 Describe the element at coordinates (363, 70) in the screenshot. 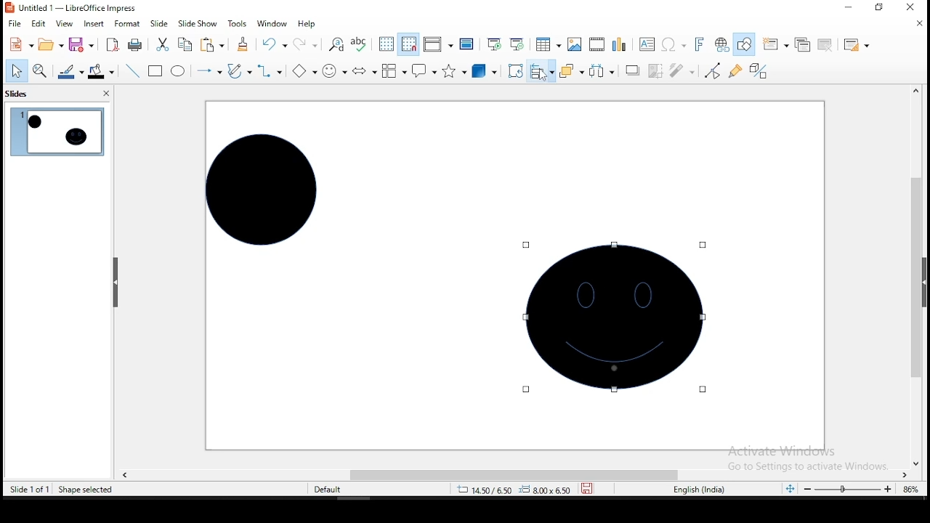

I see `block arrows` at that location.